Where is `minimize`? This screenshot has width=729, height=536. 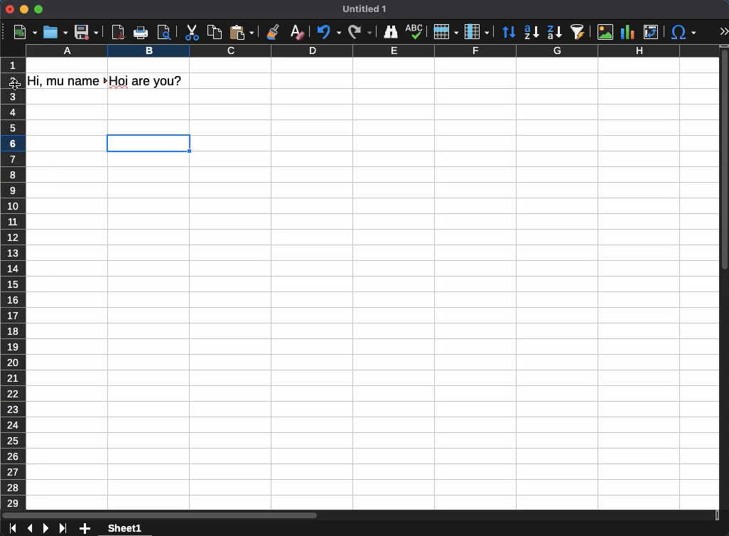 minimize is located at coordinates (23, 9).